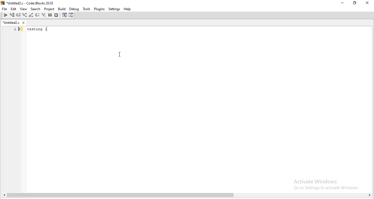  What do you see at coordinates (20, 30) in the screenshot?
I see `bookmark icon` at bounding box center [20, 30].